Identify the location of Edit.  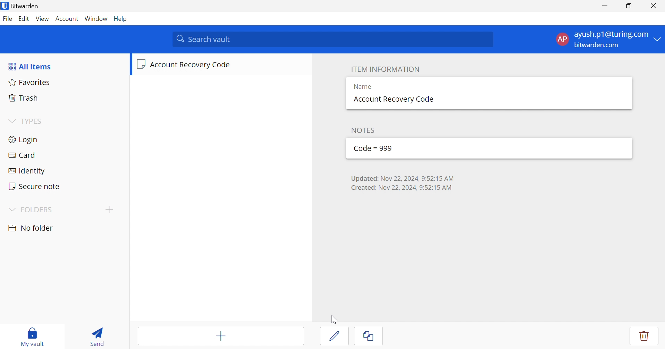
(24, 18).